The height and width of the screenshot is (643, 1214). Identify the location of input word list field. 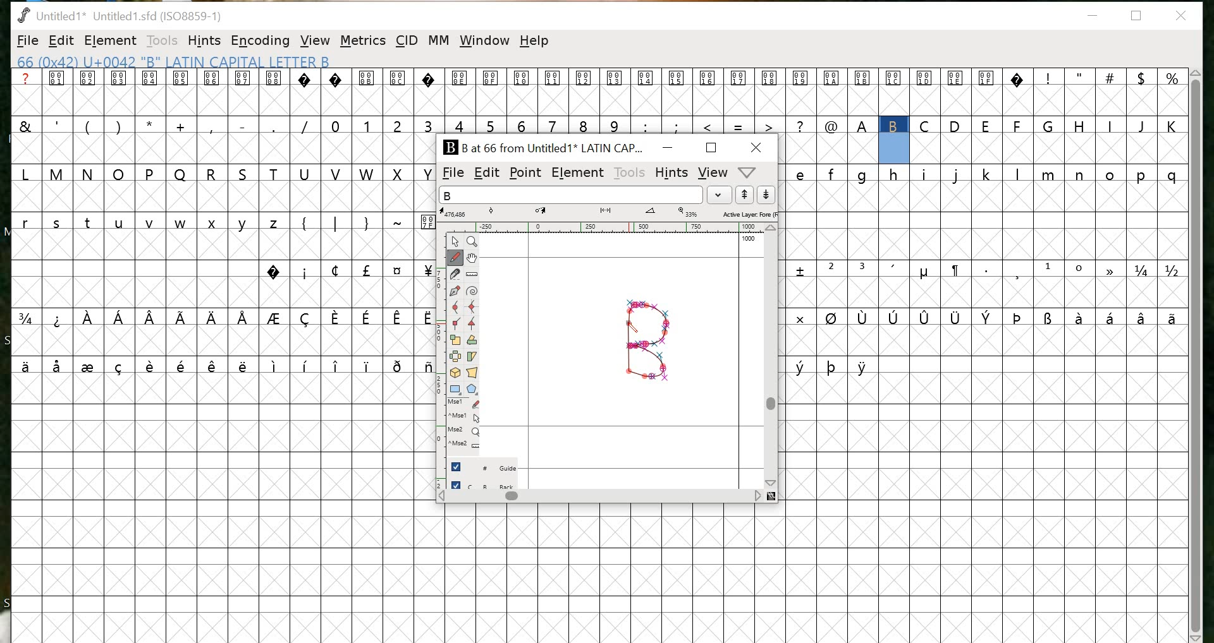
(570, 195).